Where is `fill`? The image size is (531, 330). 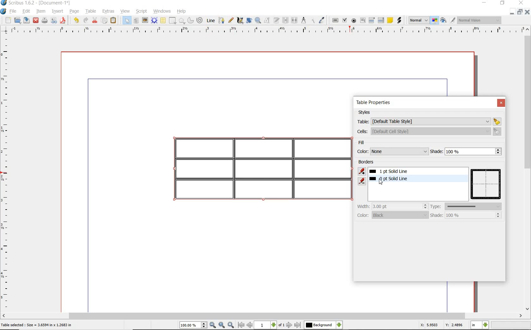 fill is located at coordinates (370, 143).